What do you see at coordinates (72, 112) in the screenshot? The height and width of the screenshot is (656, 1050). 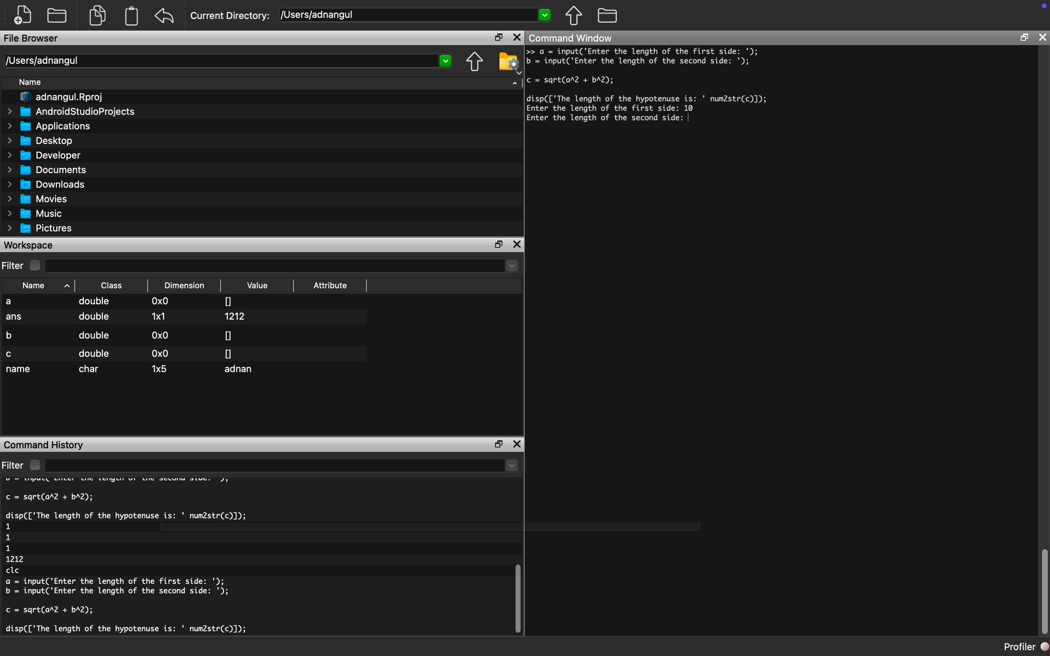 I see `AndroidStudioProjects` at bounding box center [72, 112].